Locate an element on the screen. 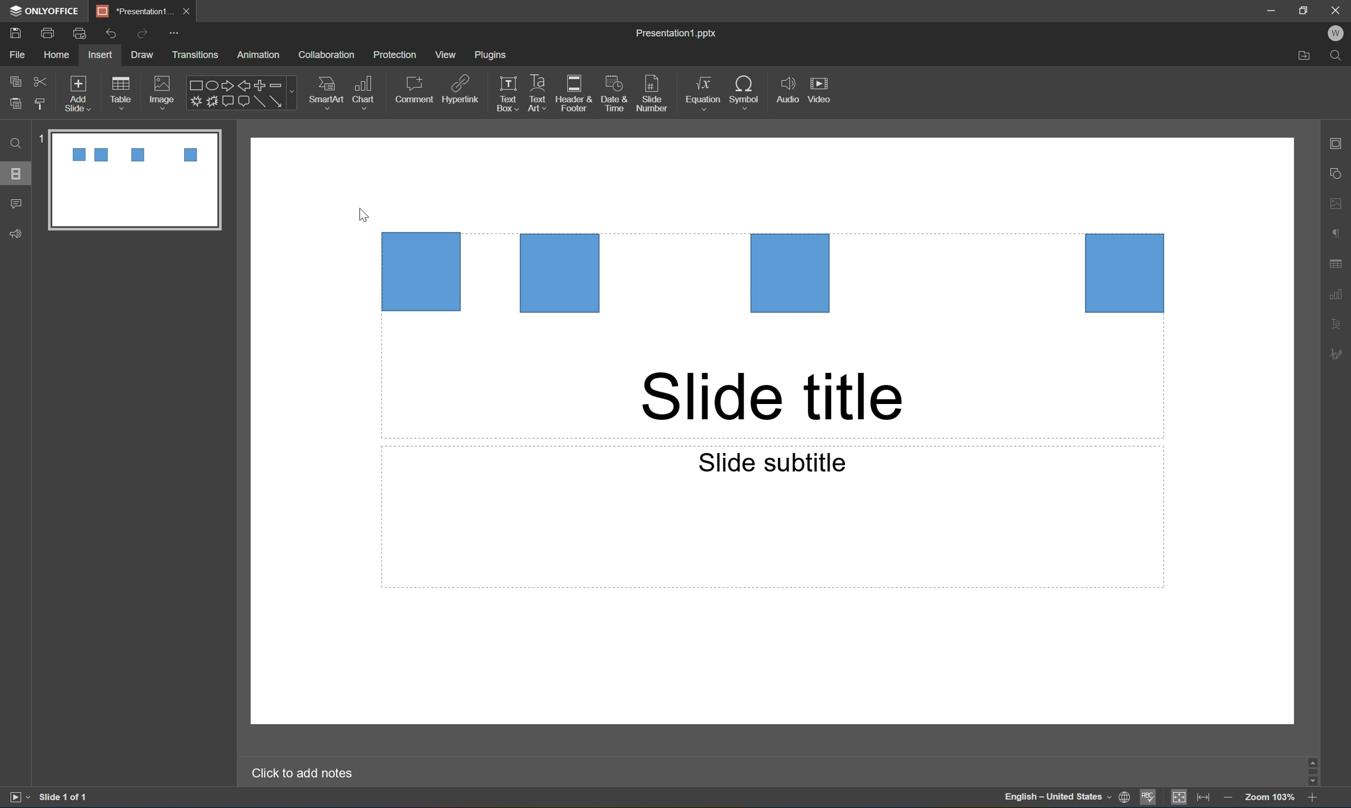 The image size is (1351, 808). smart art is located at coordinates (322, 90).